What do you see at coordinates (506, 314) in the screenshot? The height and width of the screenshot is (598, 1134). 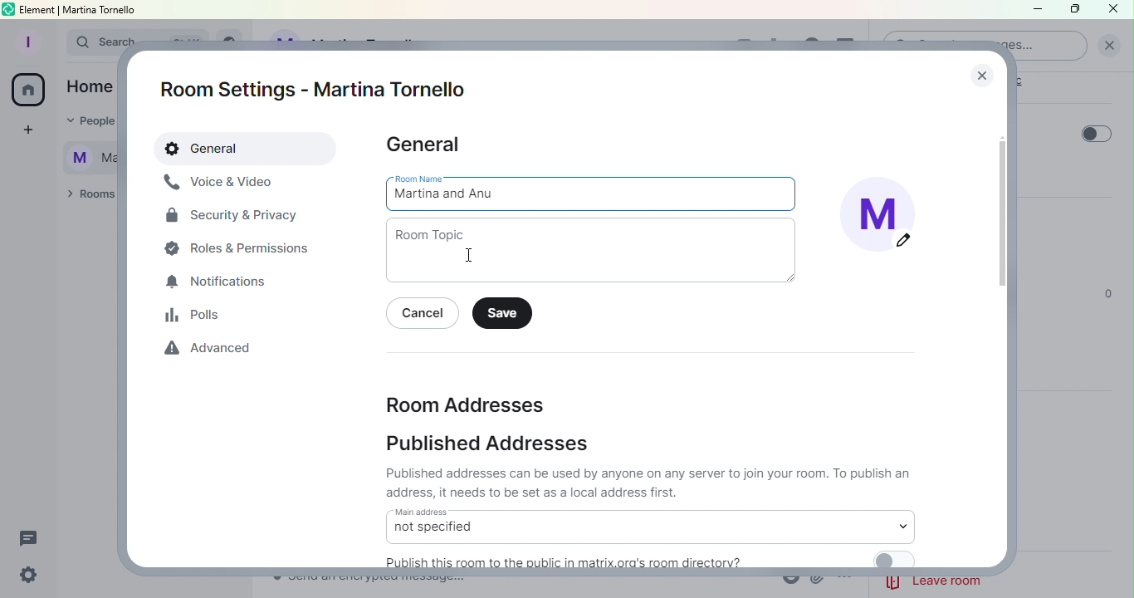 I see `Save` at bounding box center [506, 314].